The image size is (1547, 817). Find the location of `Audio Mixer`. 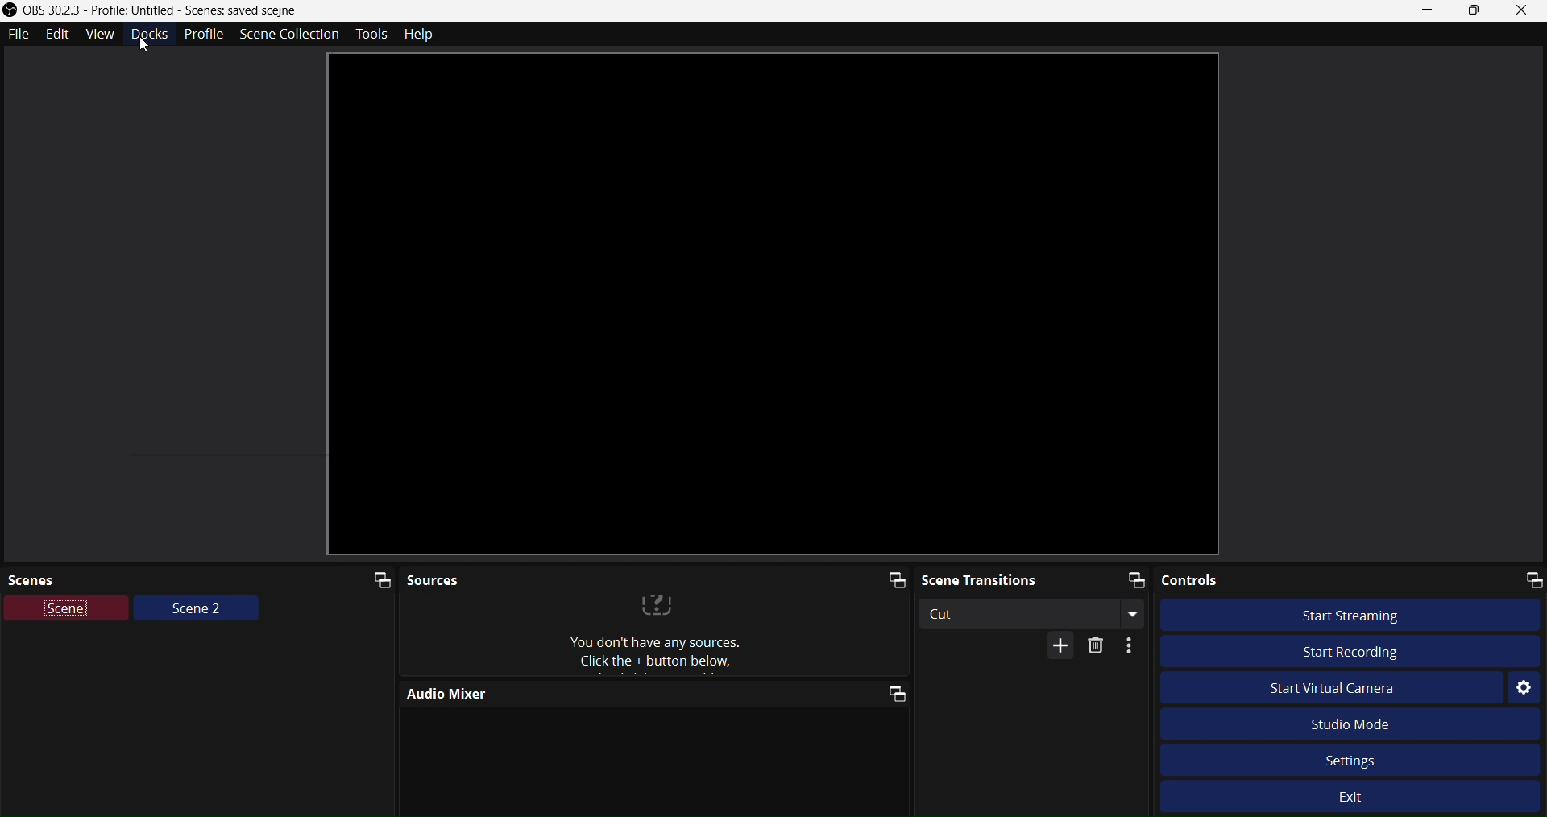

Audio Mixer is located at coordinates (608, 694).